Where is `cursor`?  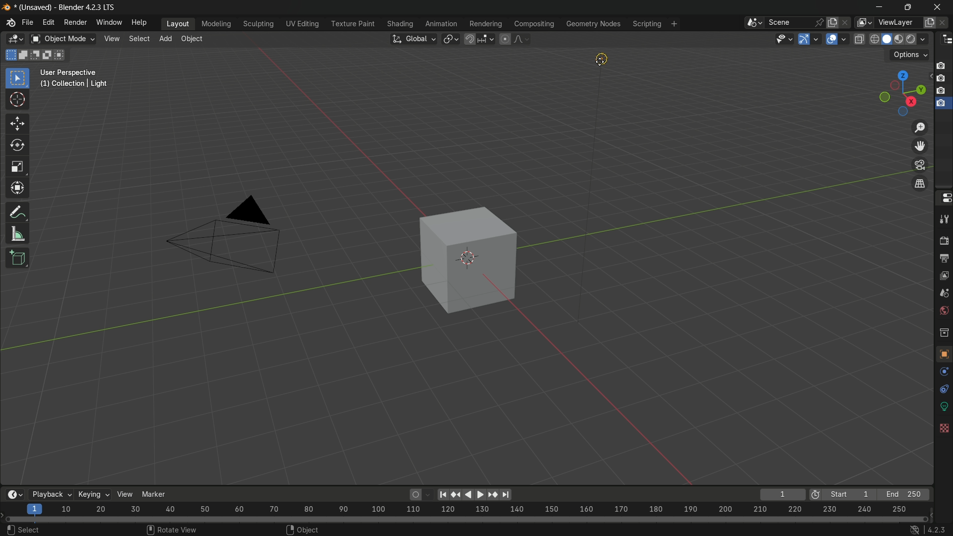
cursor is located at coordinates (599, 63).